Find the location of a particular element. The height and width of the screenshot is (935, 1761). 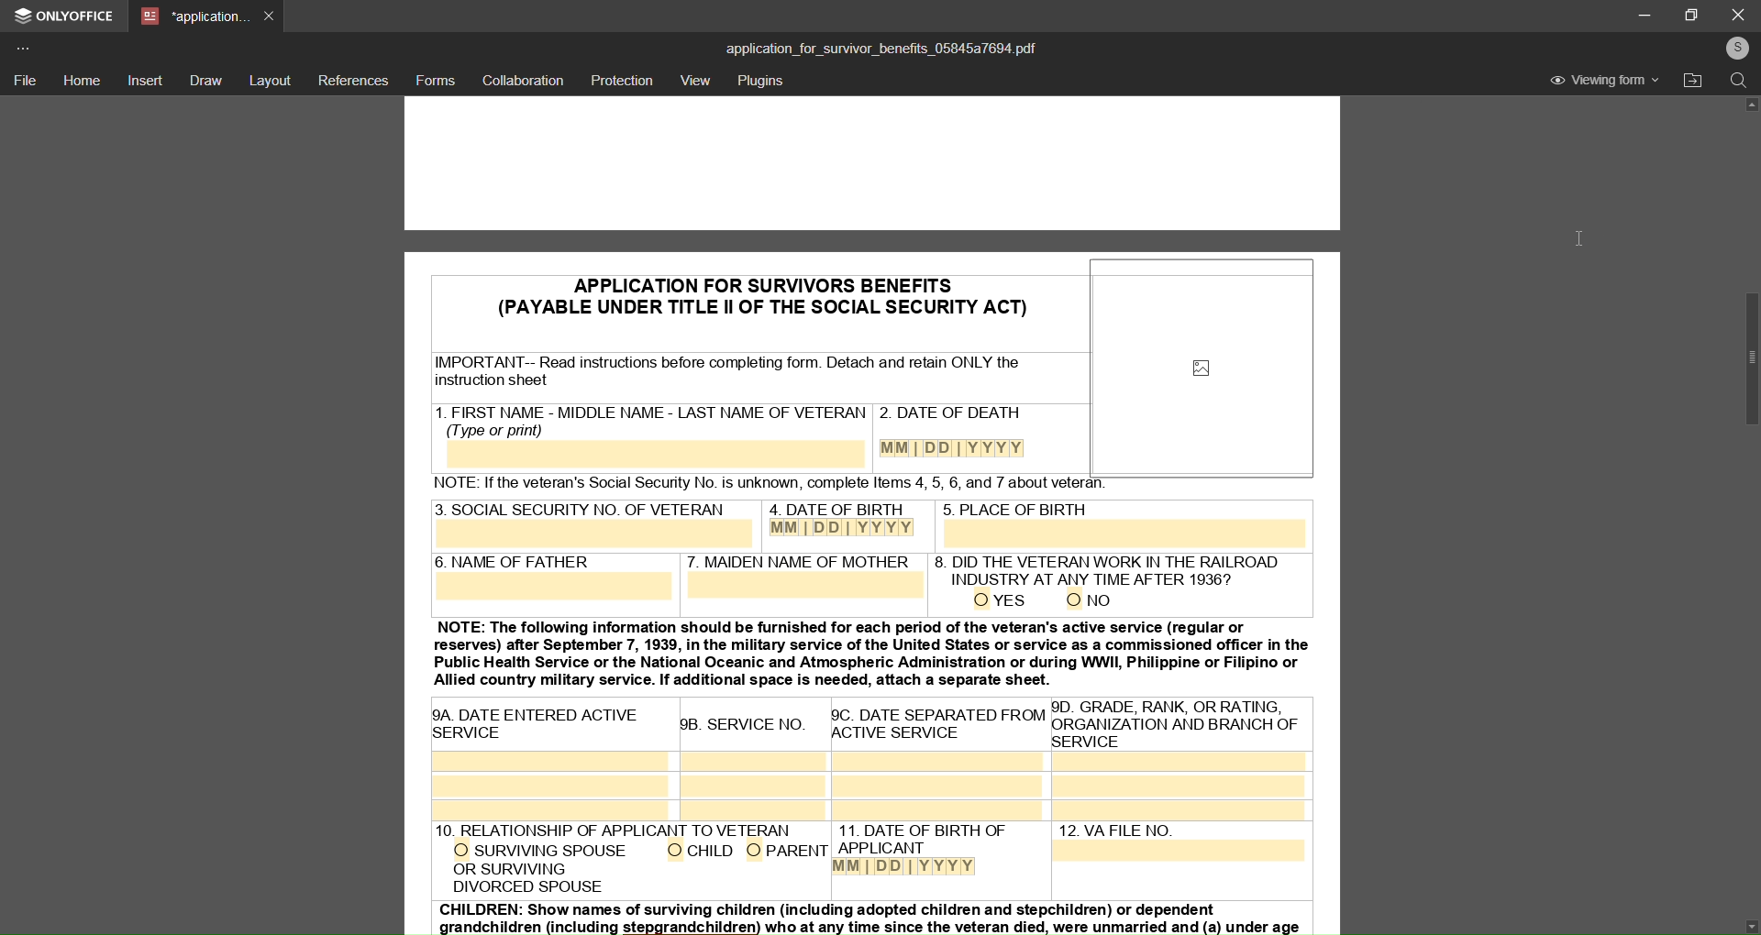

minimize is located at coordinates (1639, 15).